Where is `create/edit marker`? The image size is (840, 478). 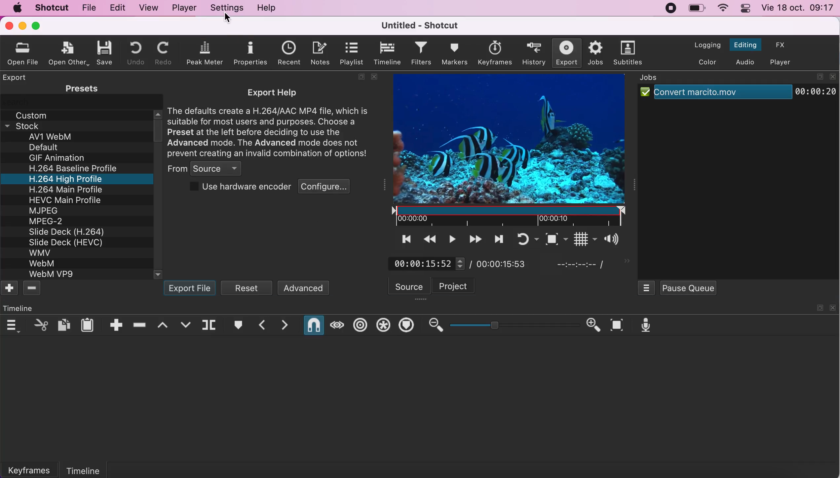
create/edit marker is located at coordinates (237, 326).